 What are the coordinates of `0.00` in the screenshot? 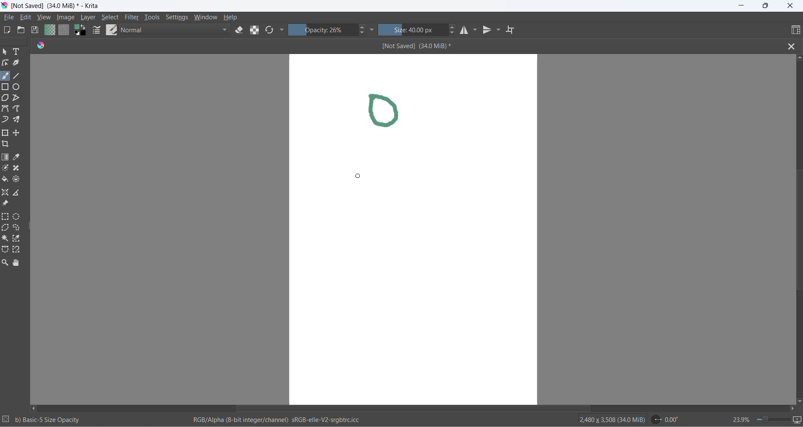 It's located at (667, 420).